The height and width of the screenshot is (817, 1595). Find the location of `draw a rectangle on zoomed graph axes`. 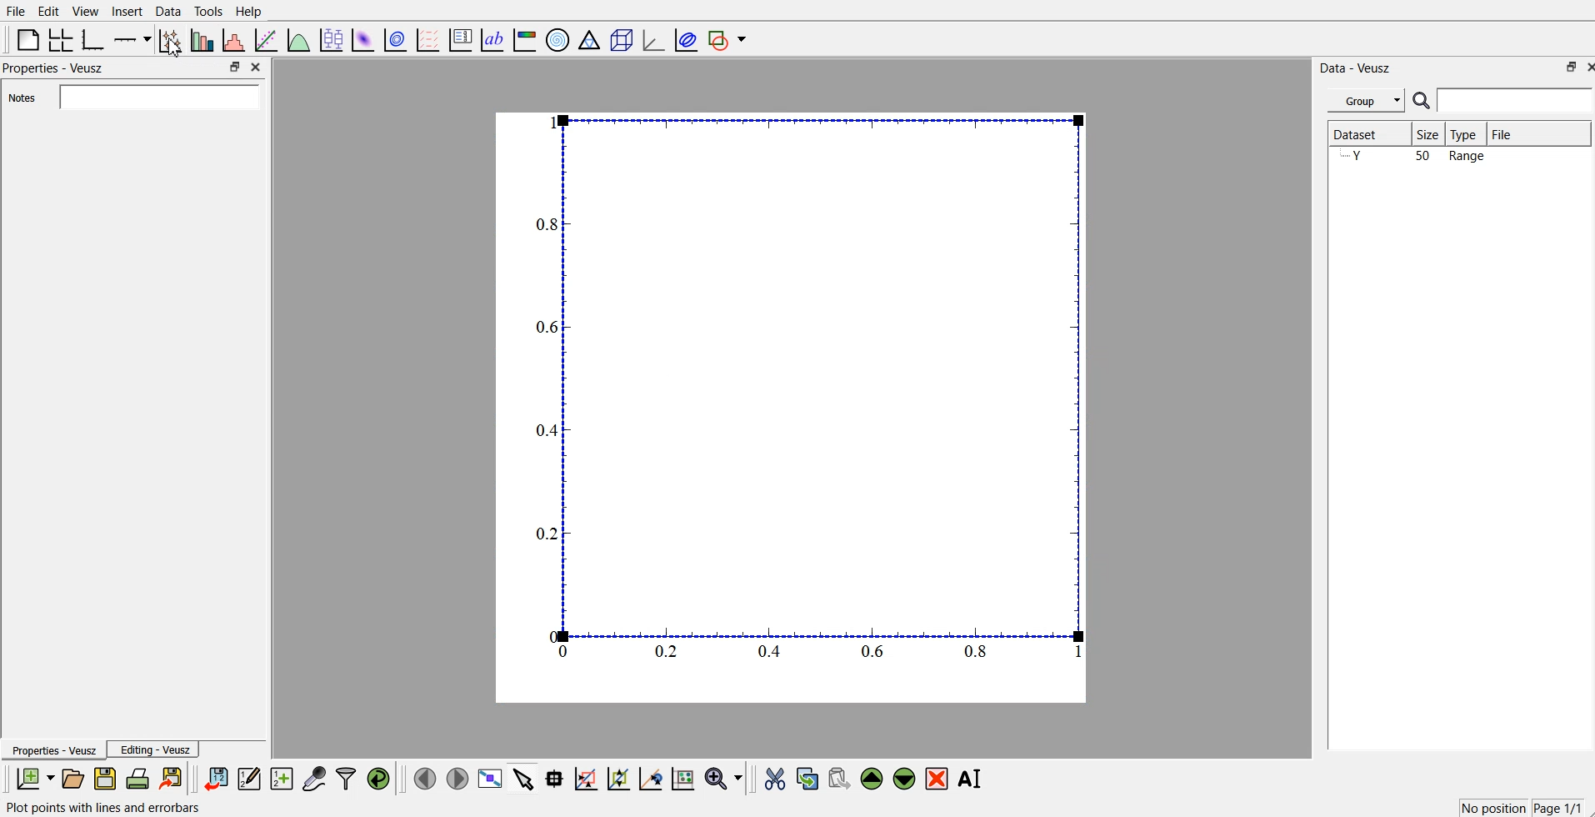

draw a rectangle on zoomed graph axes is located at coordinates (587, 780).